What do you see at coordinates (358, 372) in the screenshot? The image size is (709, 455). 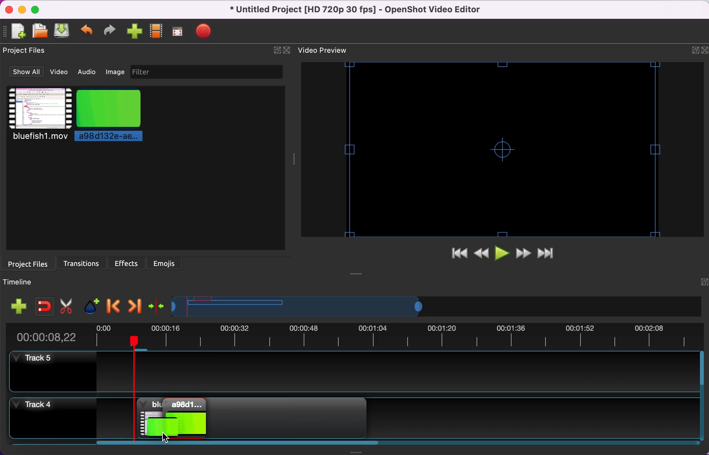 I see `track 5` at bounding box center [358, 372].